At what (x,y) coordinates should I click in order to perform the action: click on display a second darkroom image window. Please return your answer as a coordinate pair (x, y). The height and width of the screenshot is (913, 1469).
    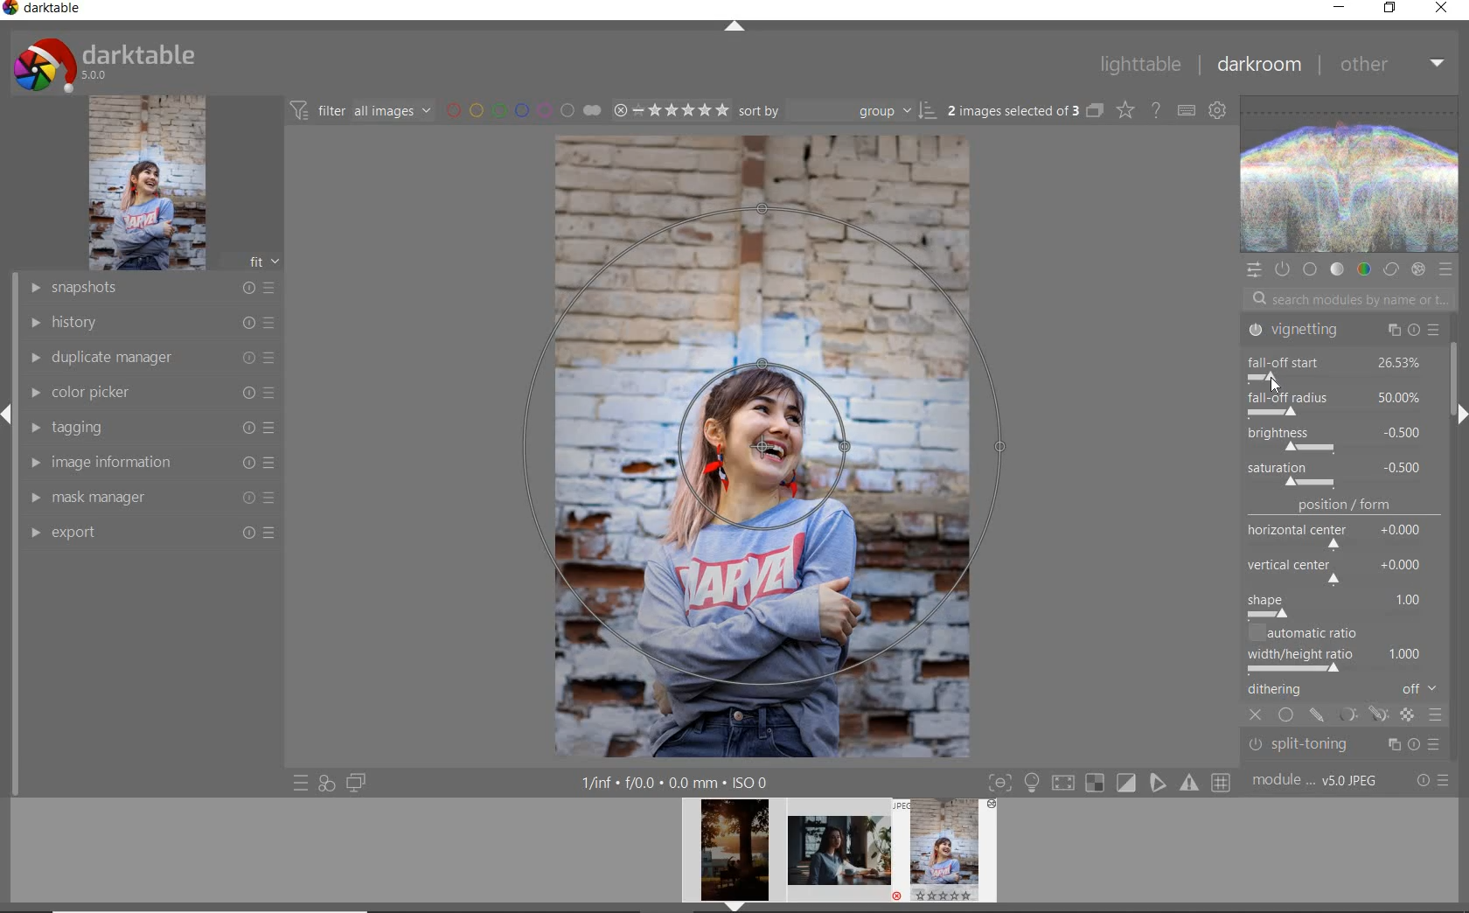
    Looking at the image, I should click on (357, 783).